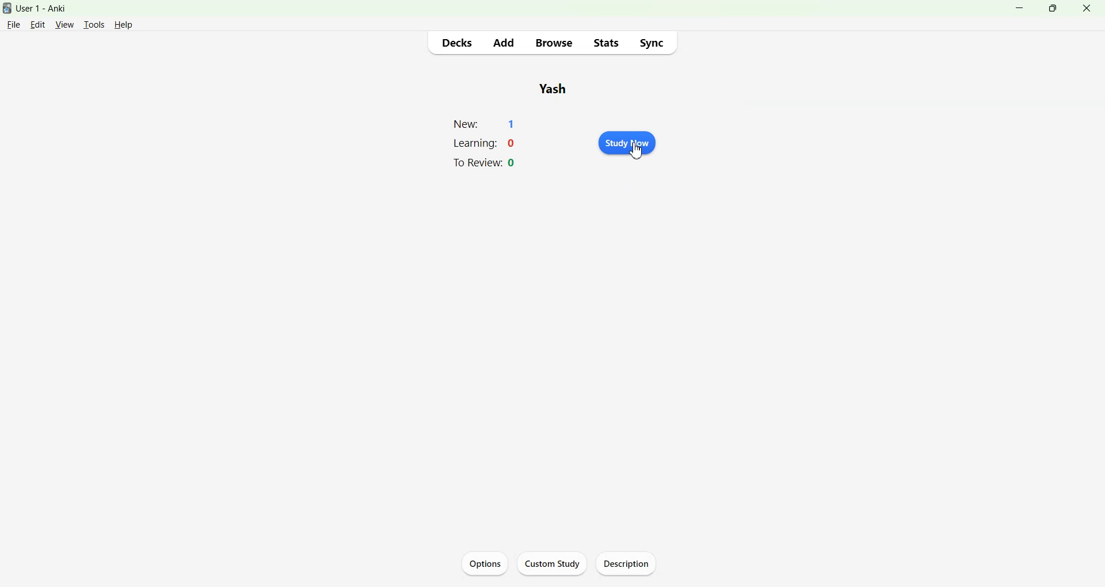 Image resolution: width=1105 pixels, height=587 pixels. What do you see at coordinates (458, 43) in the screenshot?
I see `Decks` at bounding box center [458, 43].